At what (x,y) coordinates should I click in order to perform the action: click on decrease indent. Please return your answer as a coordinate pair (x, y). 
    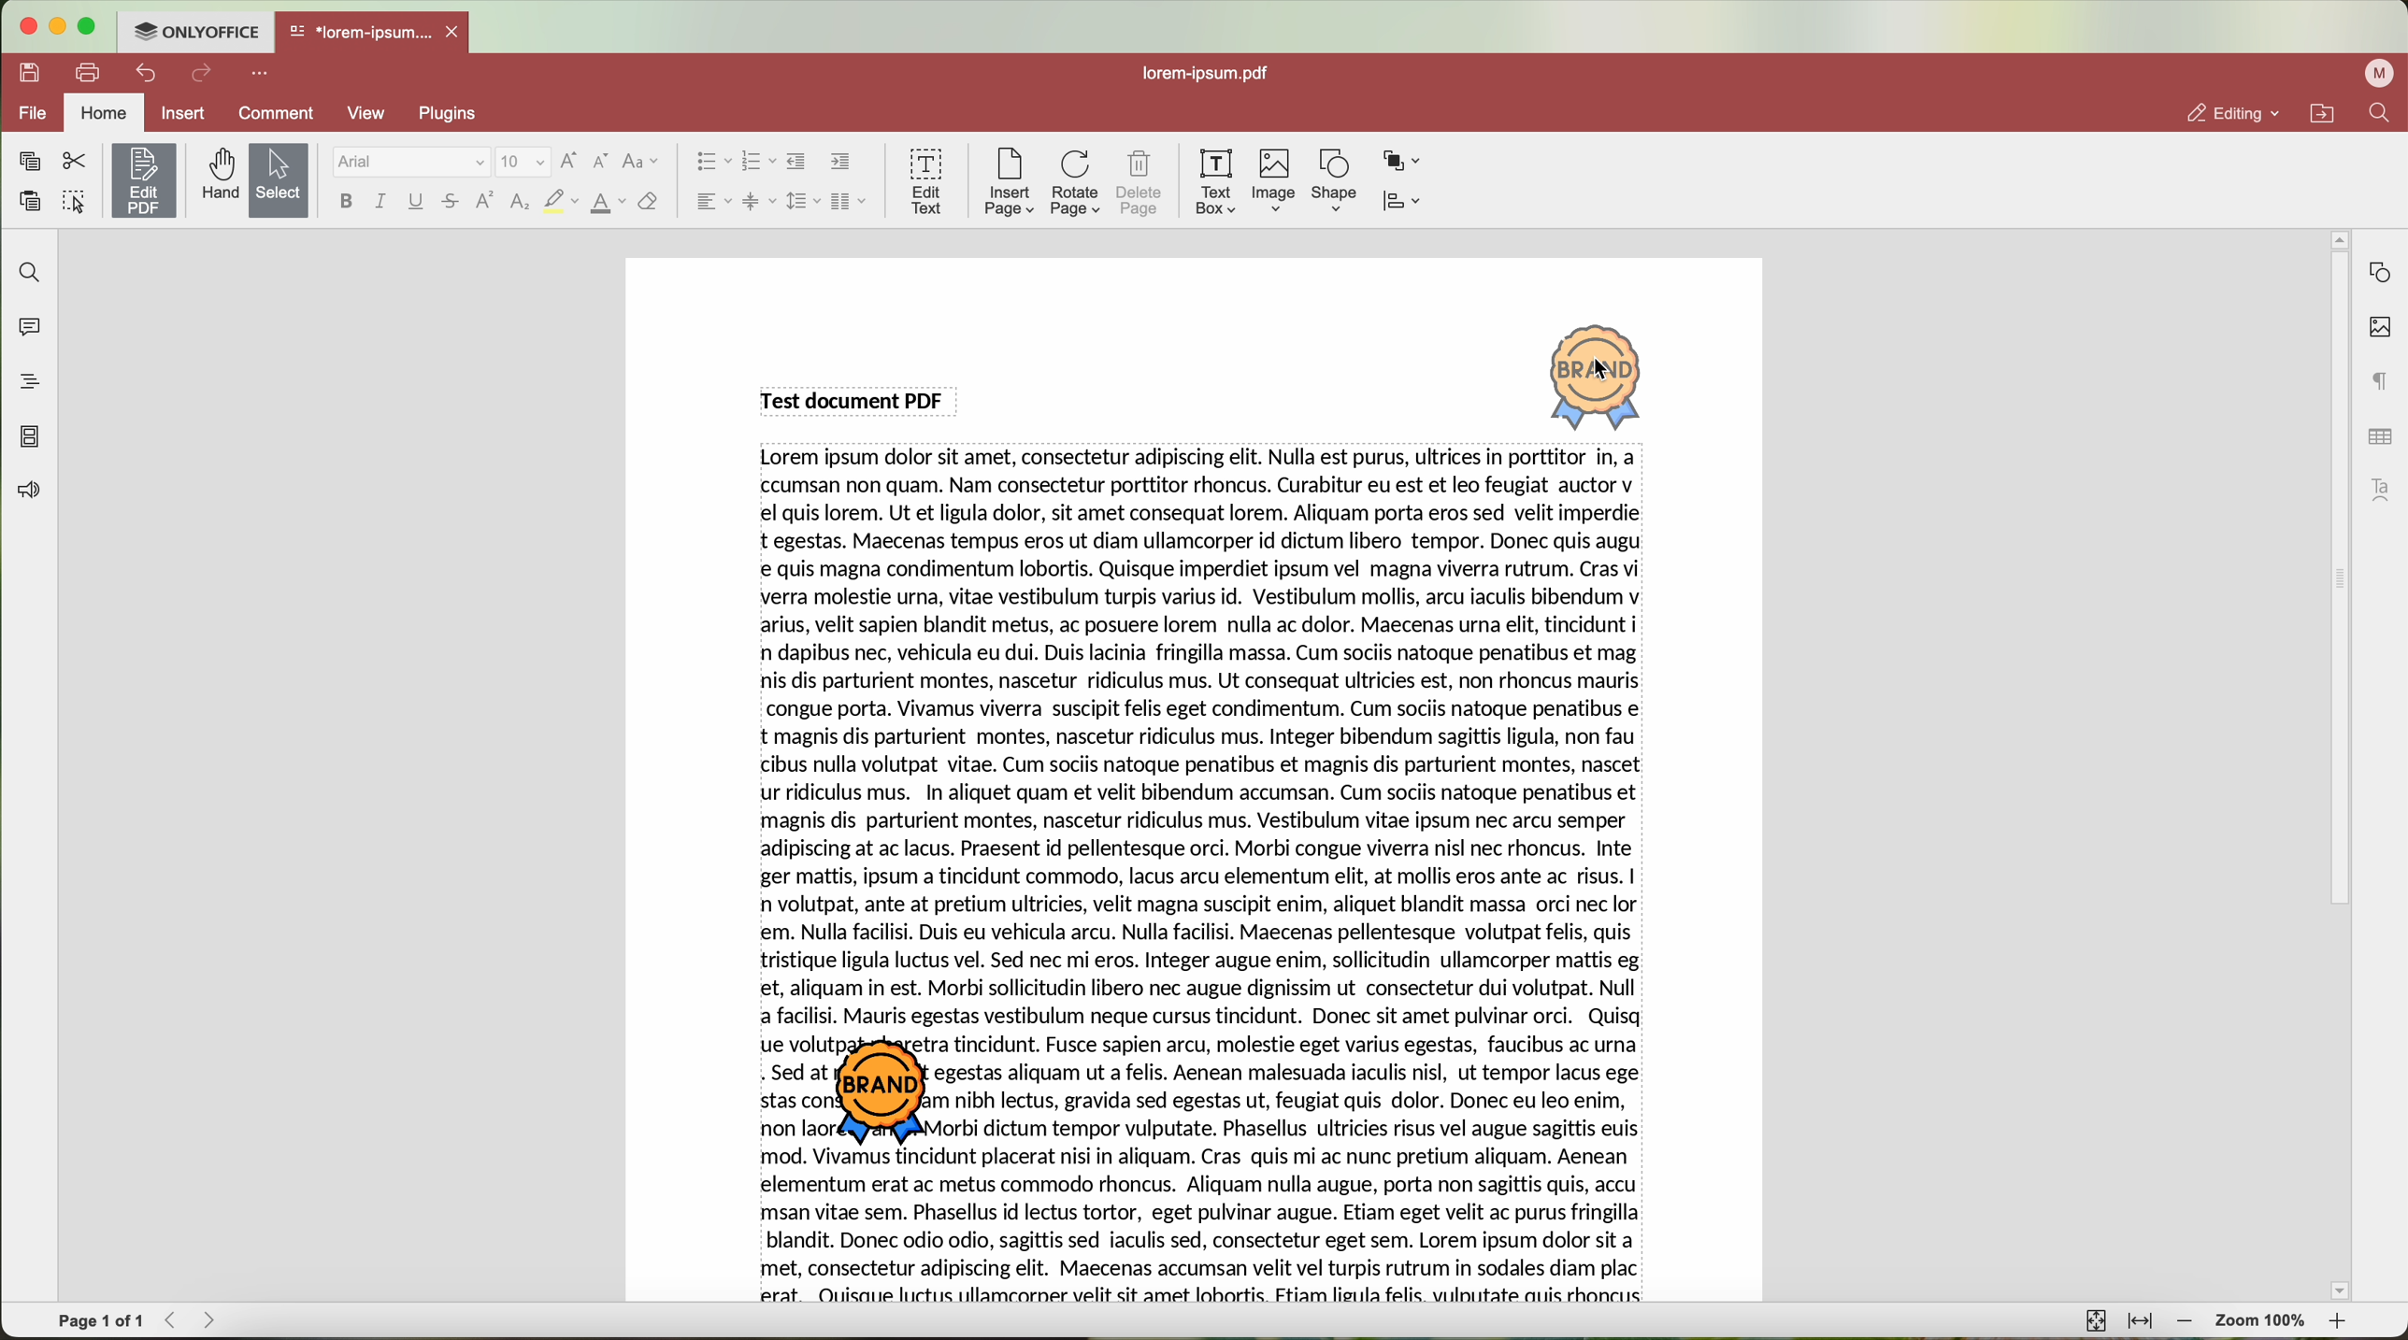
    Looking at the image, I should click on (796, 162).